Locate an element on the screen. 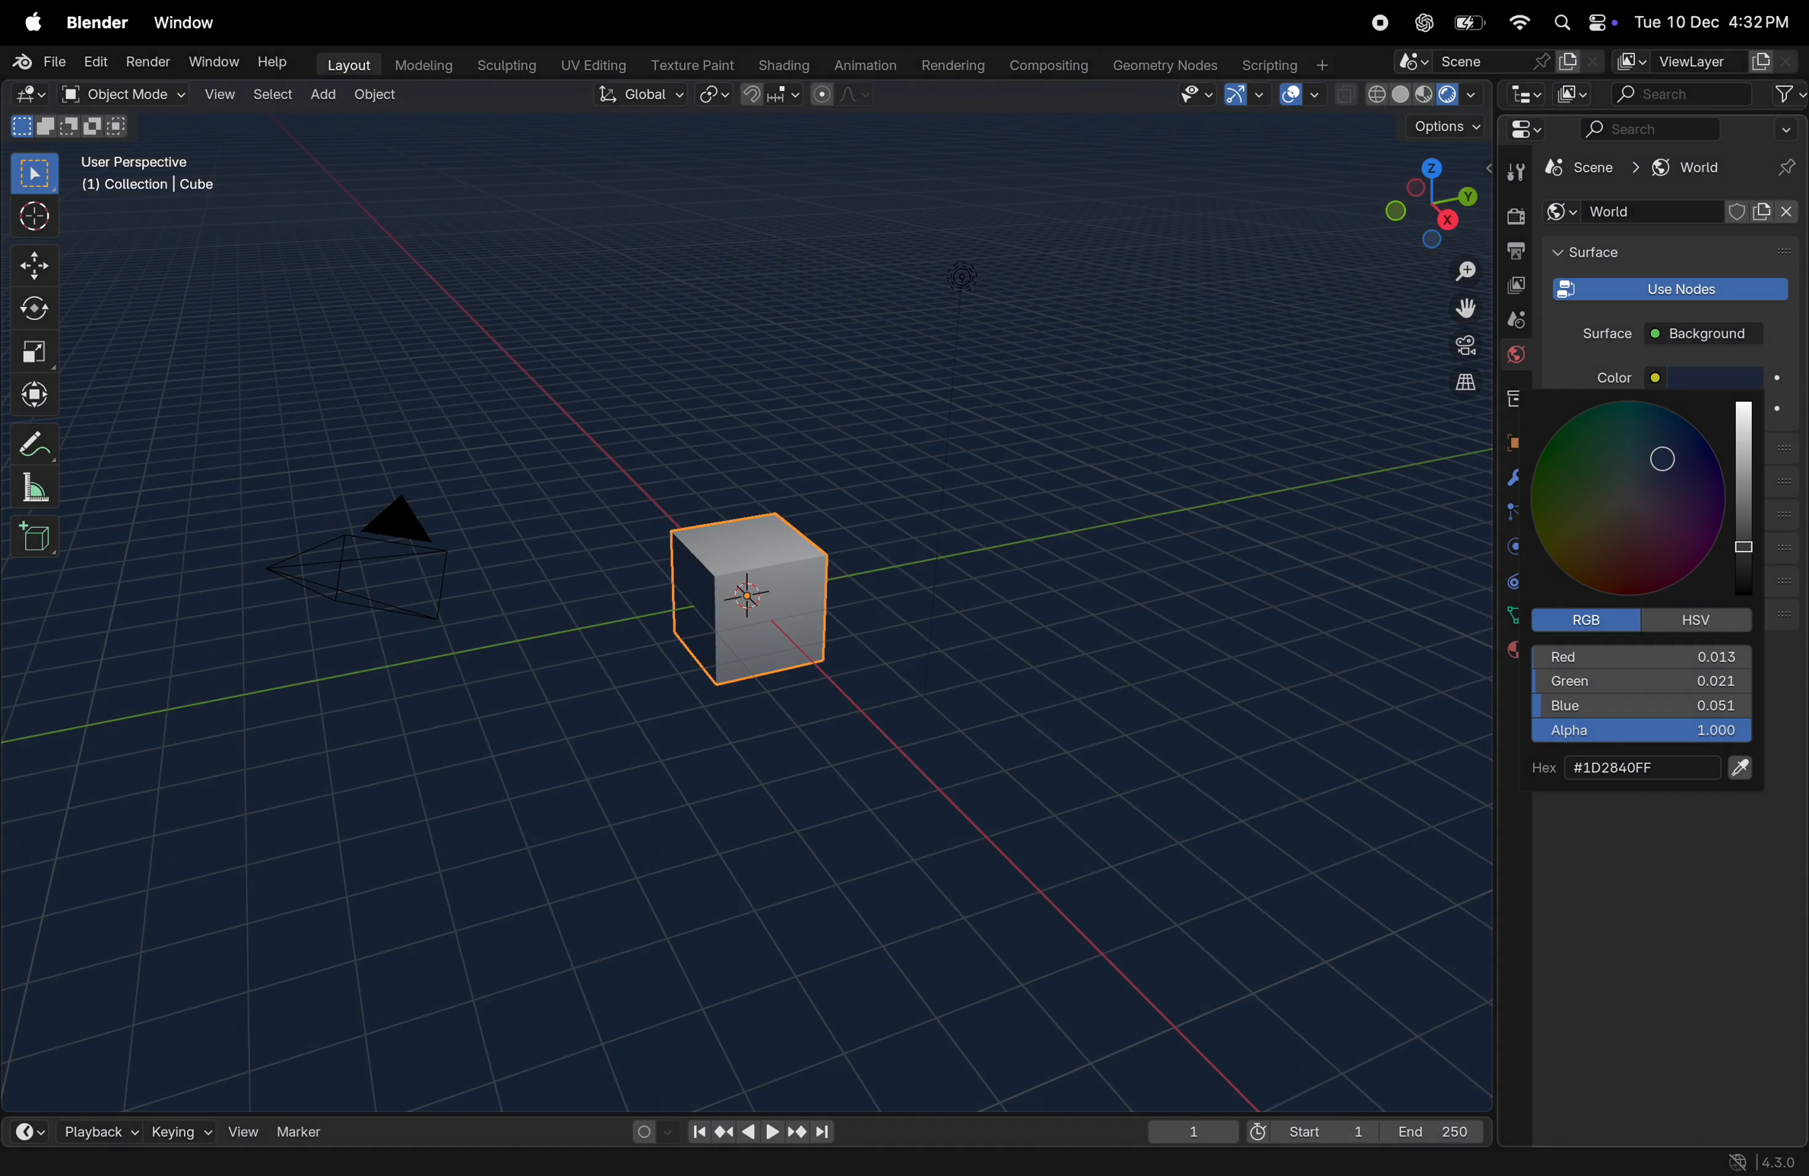  search is located at coordinates (1709, 94).